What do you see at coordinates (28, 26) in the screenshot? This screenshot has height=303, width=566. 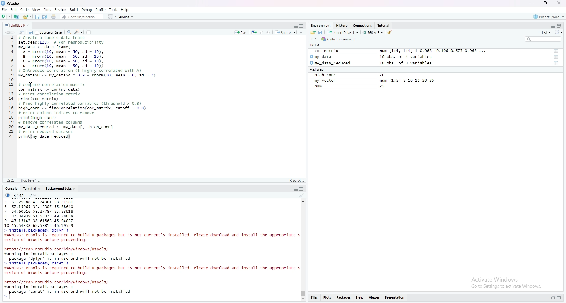 I see `close` at bounding box center [28, 26].